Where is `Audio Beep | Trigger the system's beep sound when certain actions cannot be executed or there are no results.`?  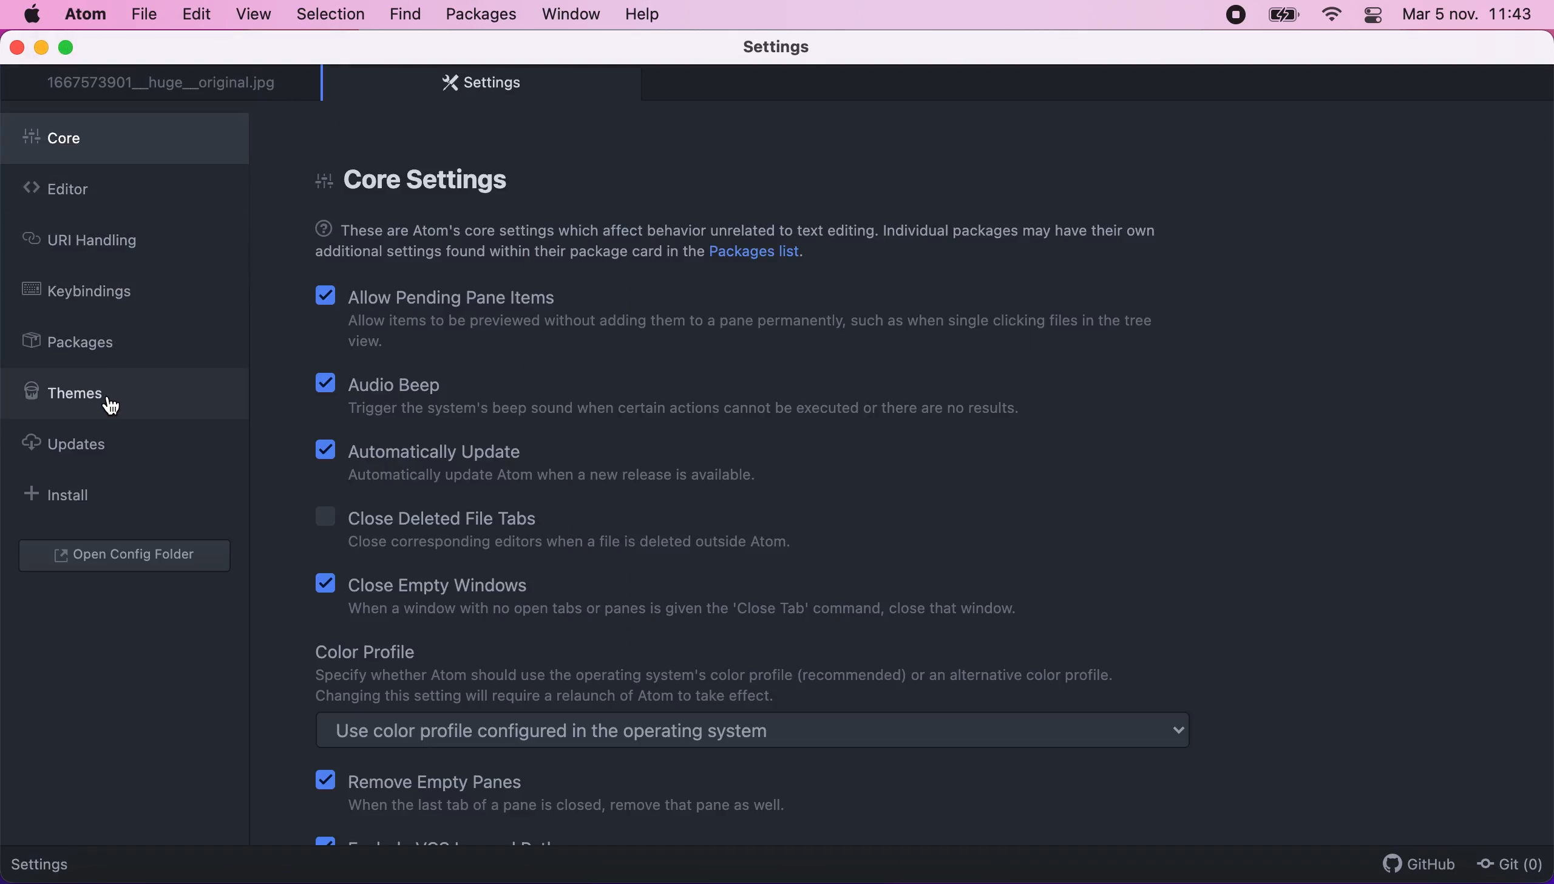 Audio Beep | Trigger the system's beep sound when certain actions cannot be executed or there are no results. is located at coordinates (677, 395).